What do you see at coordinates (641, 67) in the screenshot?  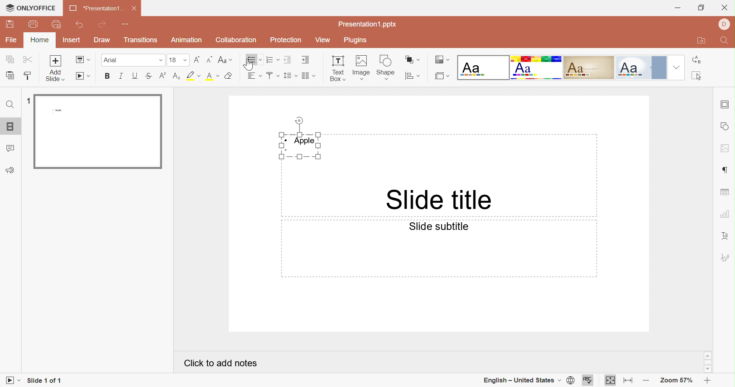 I see `Official` at bounding box center [641, 67].